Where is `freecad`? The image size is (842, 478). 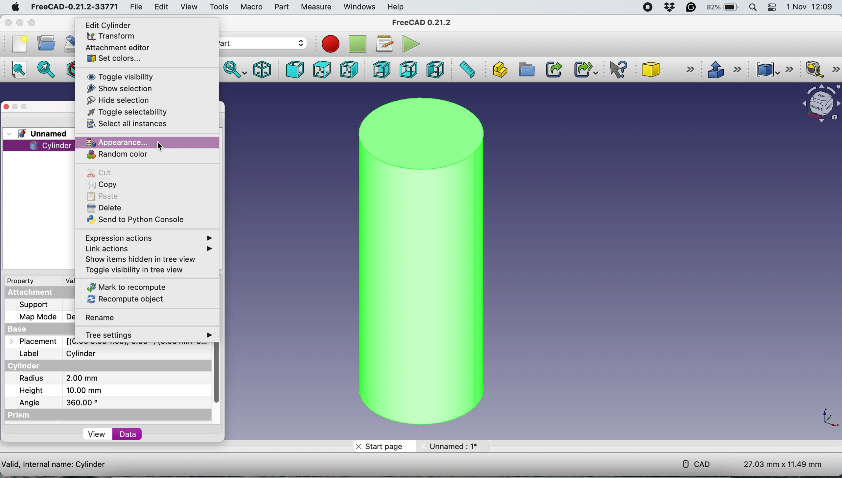
freecad is located at coordinates (73, 7).